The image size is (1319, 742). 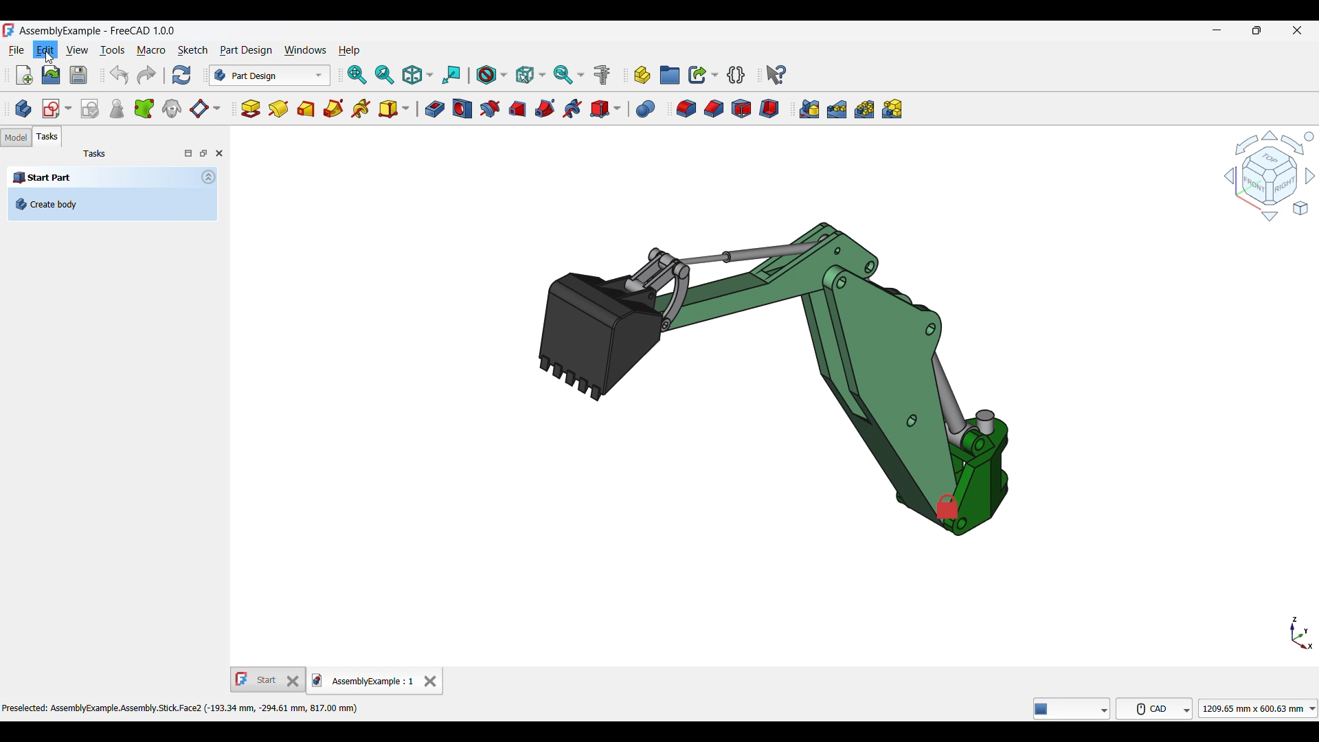 What do you see at coordinates (602, 75) in the screenshot?
I see `Measure` at bounding box center [602, 75].